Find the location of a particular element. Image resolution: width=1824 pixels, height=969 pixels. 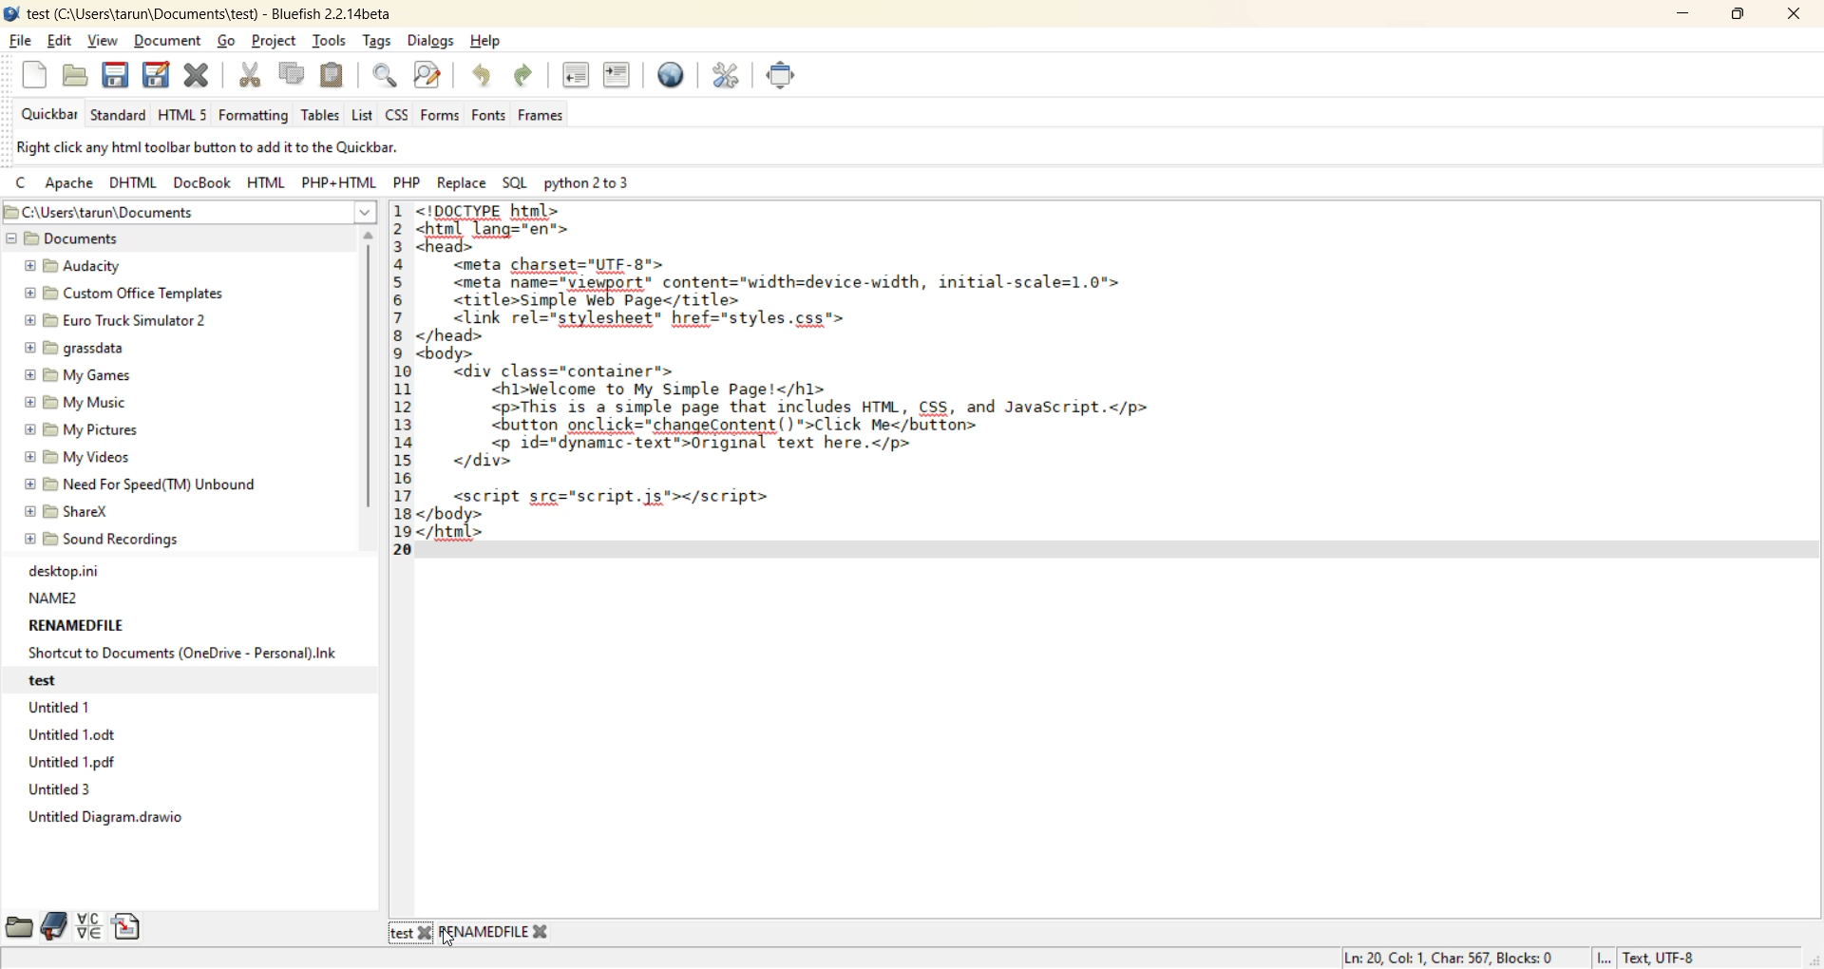

html 5 is located at coordinates (185, 115).